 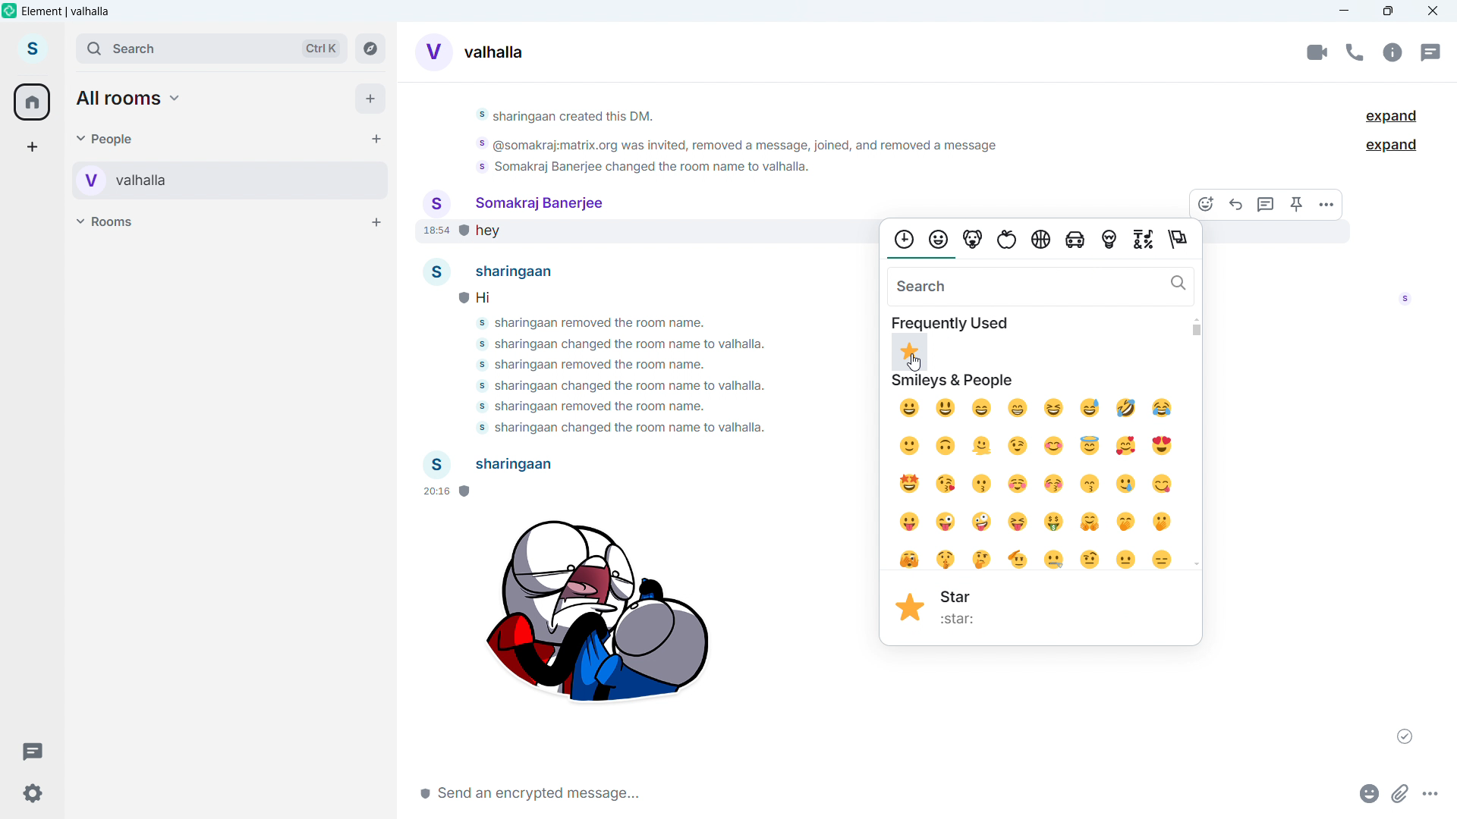 What do you see at coordinates (1055, 485) in the screenshot?
I see `kissing face with closed eyes` at bounding box center [1055, 485].